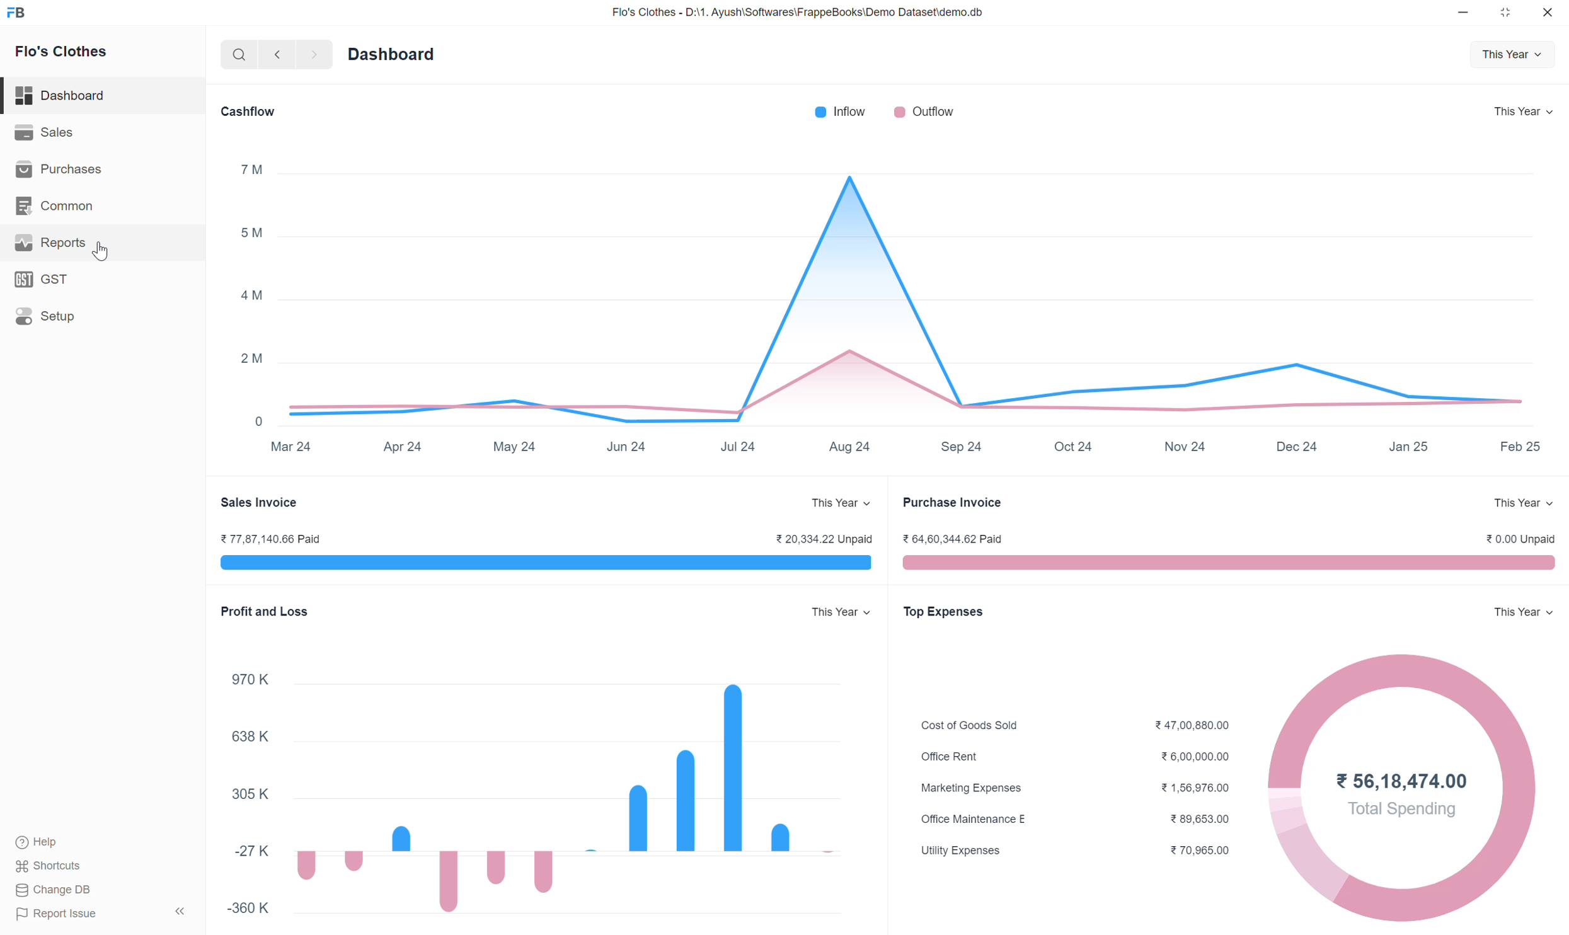 Image resolution: width=1569 pixels, height=935 pixels. What do you see at coordinates (841, 613) in the screenshot?
I see `this year` at bounding box center [841, 613].